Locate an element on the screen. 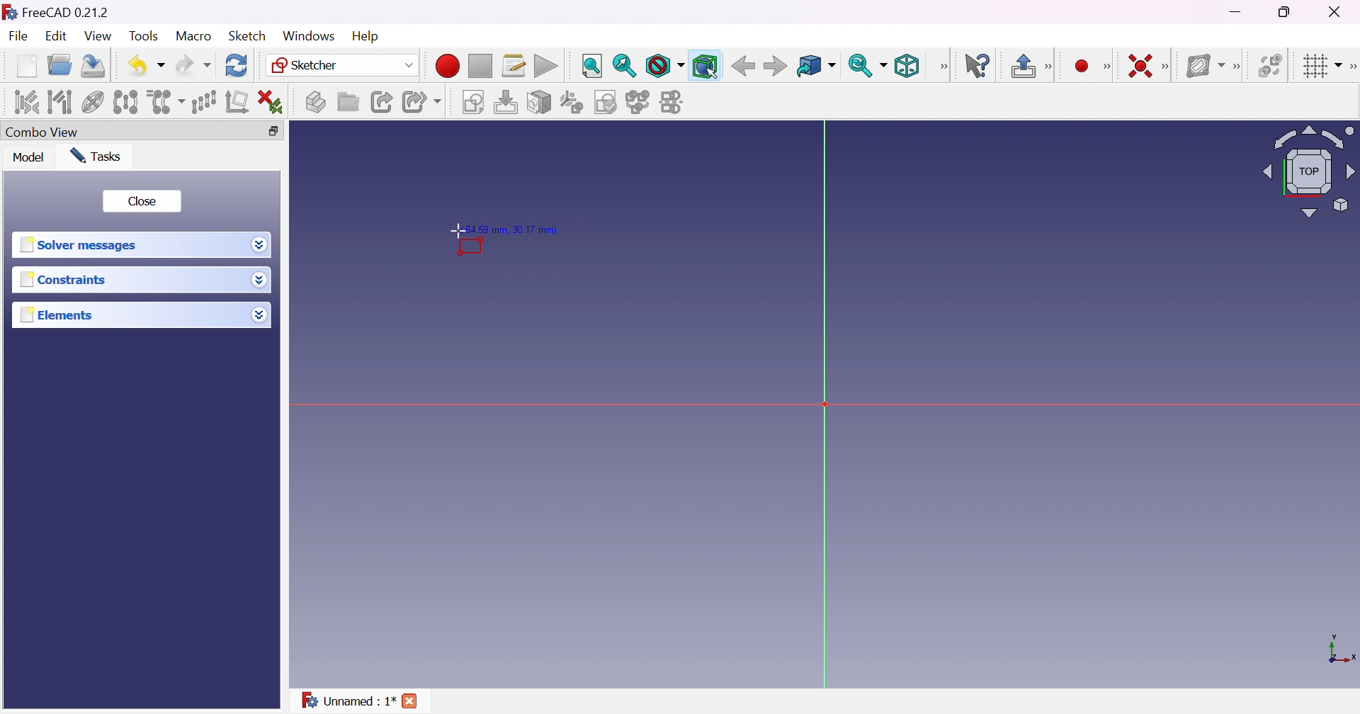  Model is located at coordinates (28, 157).